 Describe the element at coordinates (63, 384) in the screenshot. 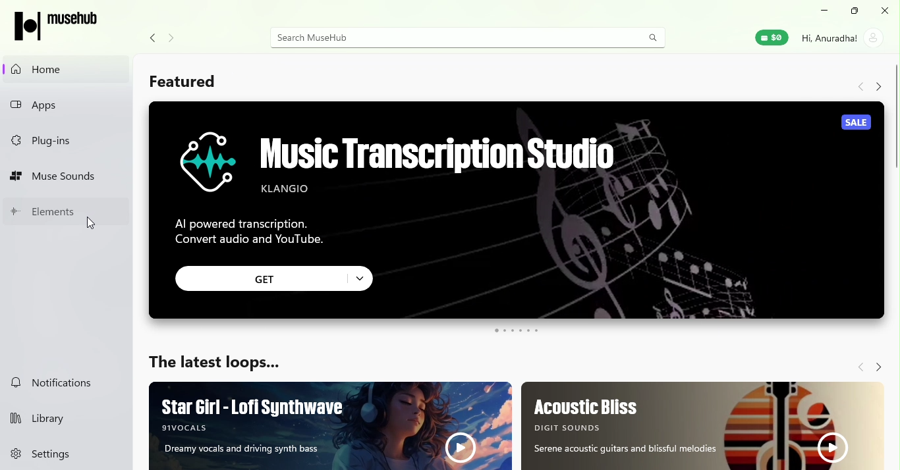

I see `Notifications` at that location.